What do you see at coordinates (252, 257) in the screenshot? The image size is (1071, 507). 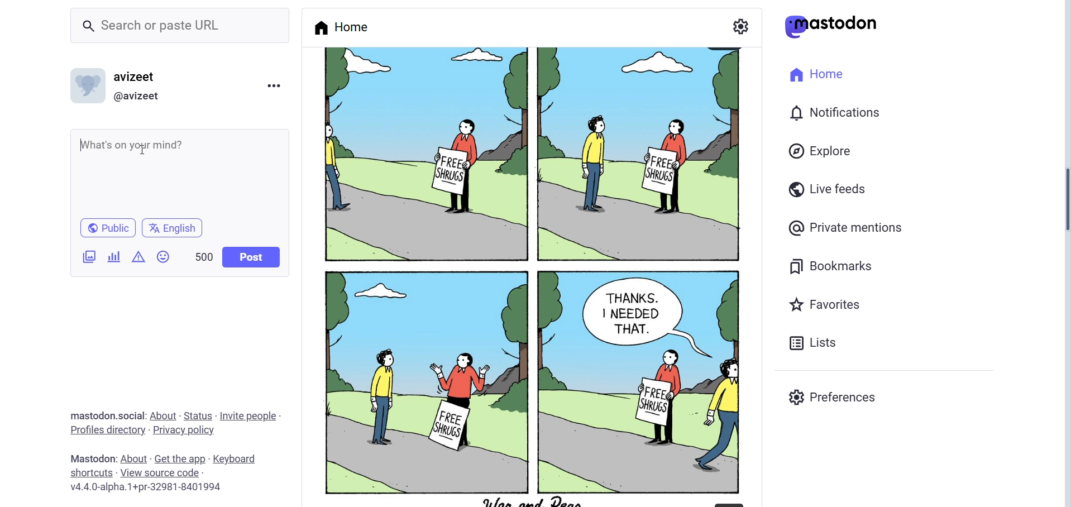 I see `Post` at bounding box center [252, 257].